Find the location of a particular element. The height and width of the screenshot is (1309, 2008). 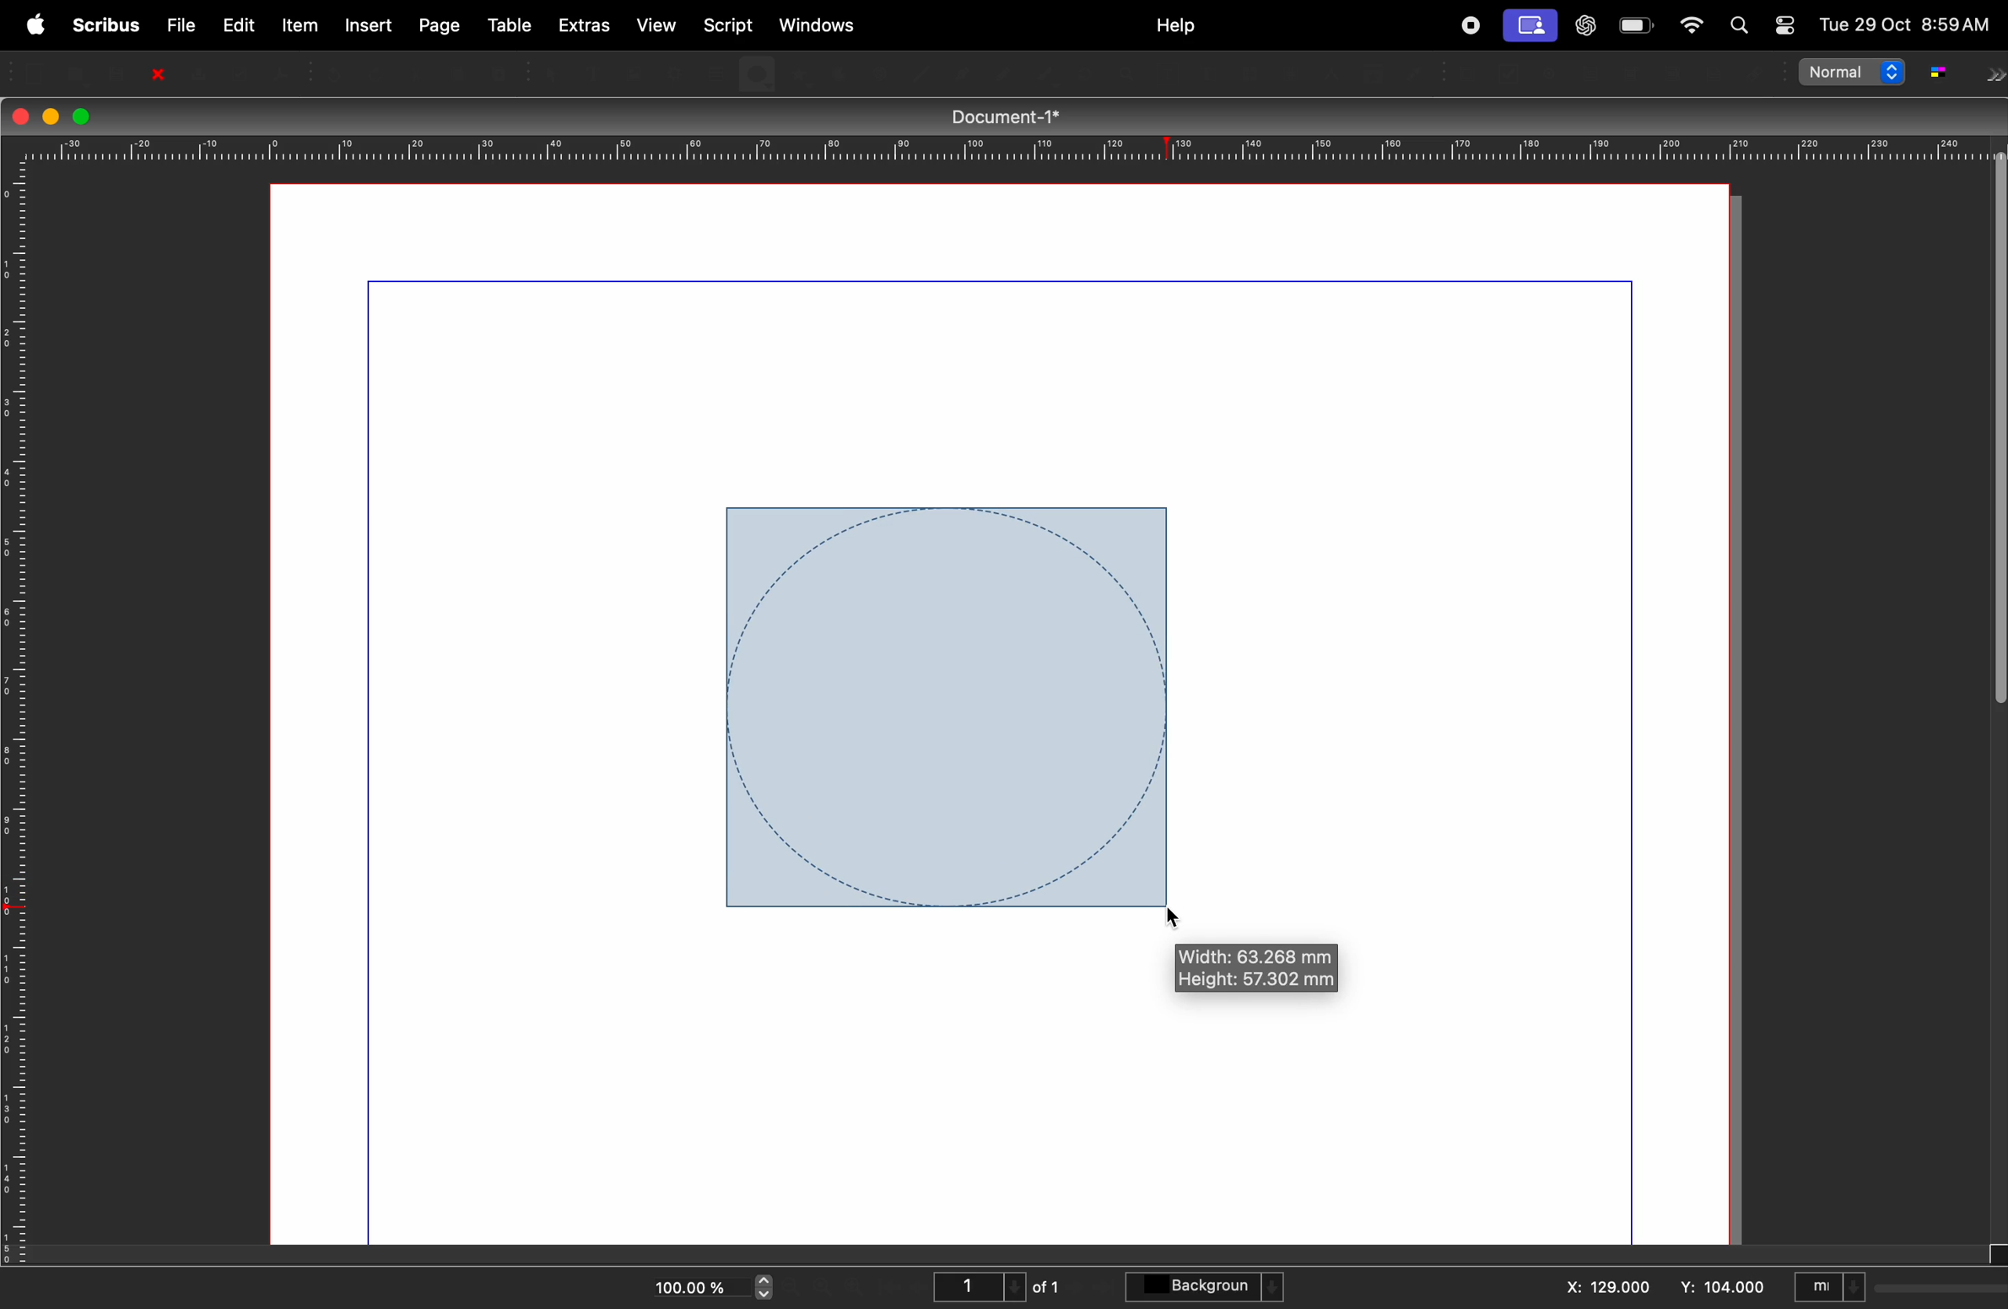

Print is located at coordinates (197, 73).